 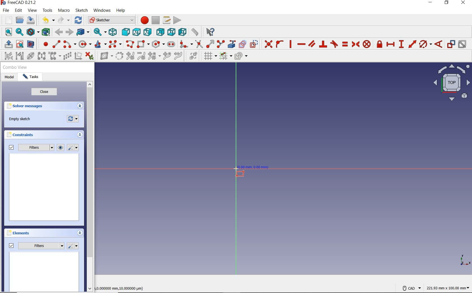 What do you see at coordinates (18, 3) in the screenshot?
I see `FreeCAD 0.21.2` at bounding box center [18, 3].